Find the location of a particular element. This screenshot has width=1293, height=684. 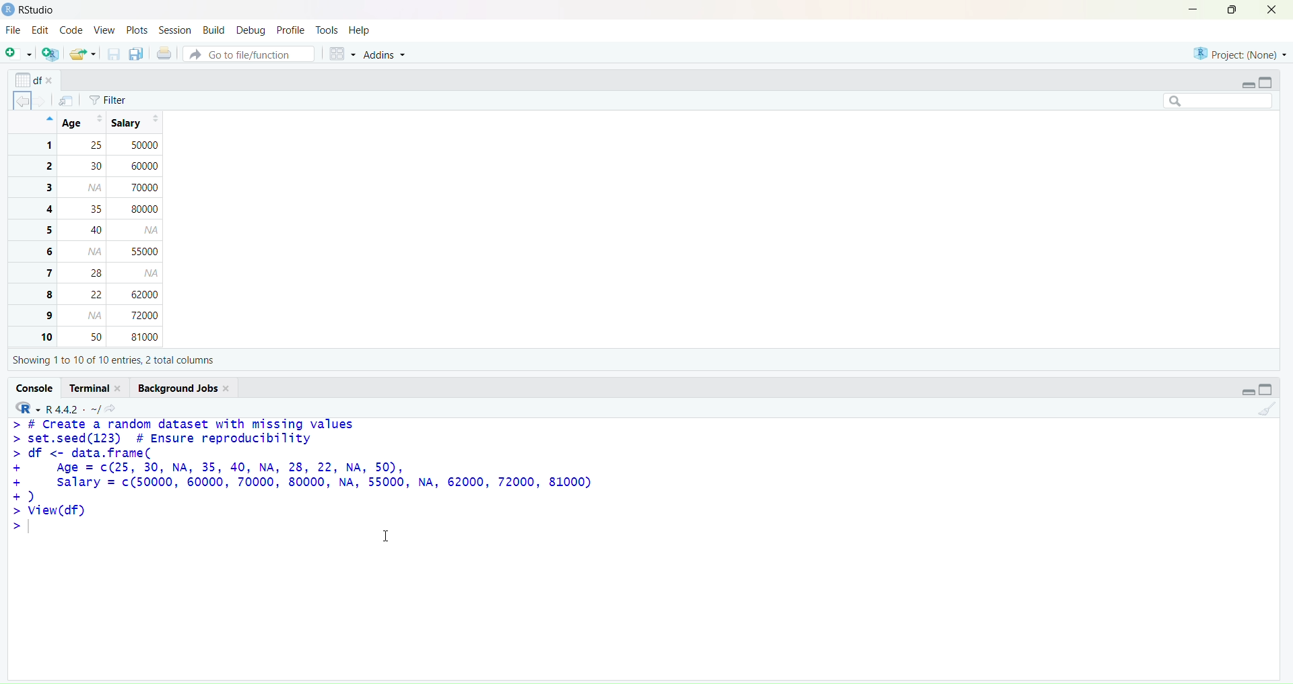

file is located at coordinates (13, 31).